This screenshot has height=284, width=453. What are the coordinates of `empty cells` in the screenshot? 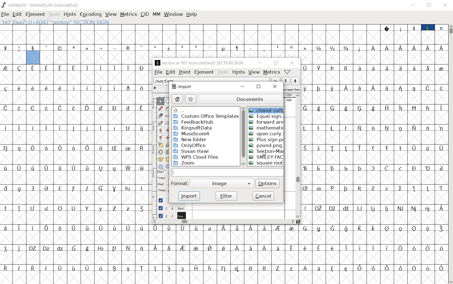 It's located at (76, 98).